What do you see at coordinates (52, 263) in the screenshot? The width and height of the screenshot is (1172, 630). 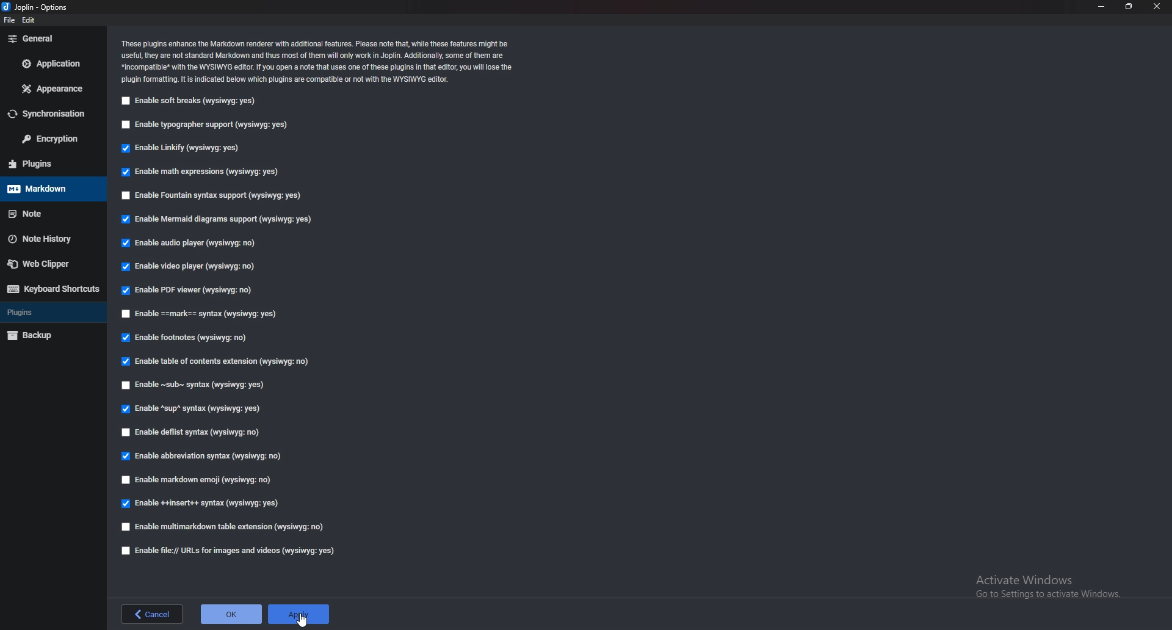 I see `Webclipper` at bounding box center [52, 263].